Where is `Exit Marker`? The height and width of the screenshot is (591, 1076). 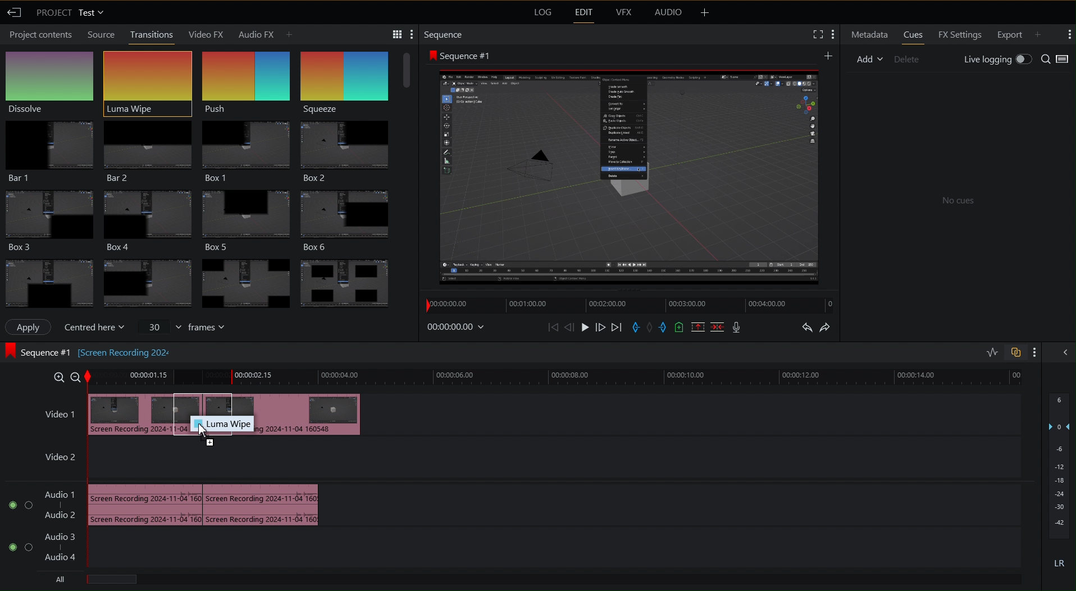
Exit Marker is located at coordinates (664, 328).